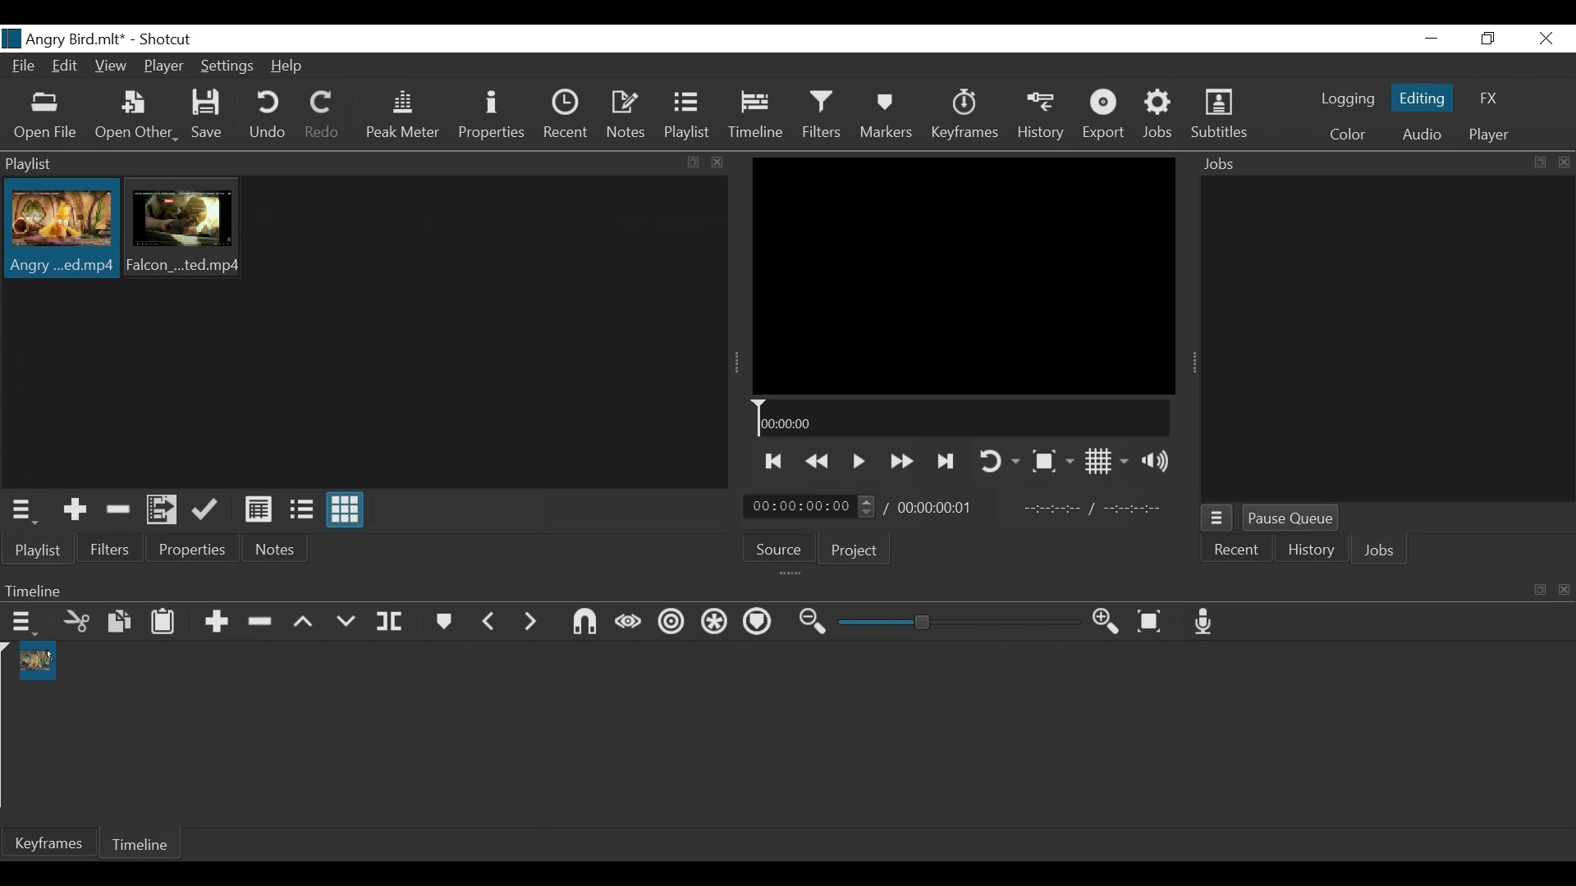 The image size is (1576, 886). Describe the element at coordinates (46, 118) in the screenshot. I see `Open Other File` at that location.